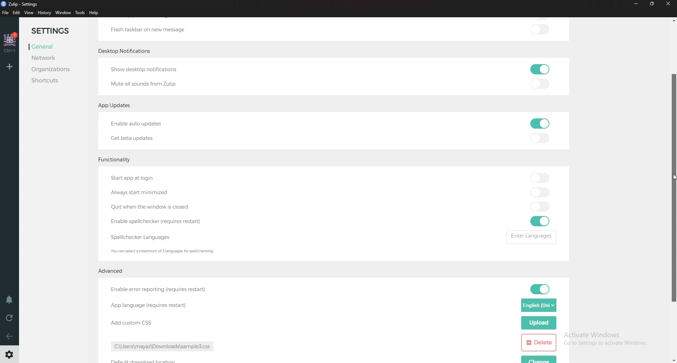  What do you see at coordinates (530, 236) in the screenshot?
I see `enter languages` at bounding box center [530, 236].